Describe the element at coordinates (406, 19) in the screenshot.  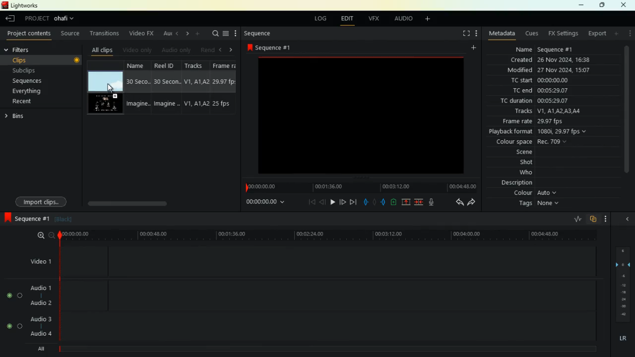
I see `audio` at that location.